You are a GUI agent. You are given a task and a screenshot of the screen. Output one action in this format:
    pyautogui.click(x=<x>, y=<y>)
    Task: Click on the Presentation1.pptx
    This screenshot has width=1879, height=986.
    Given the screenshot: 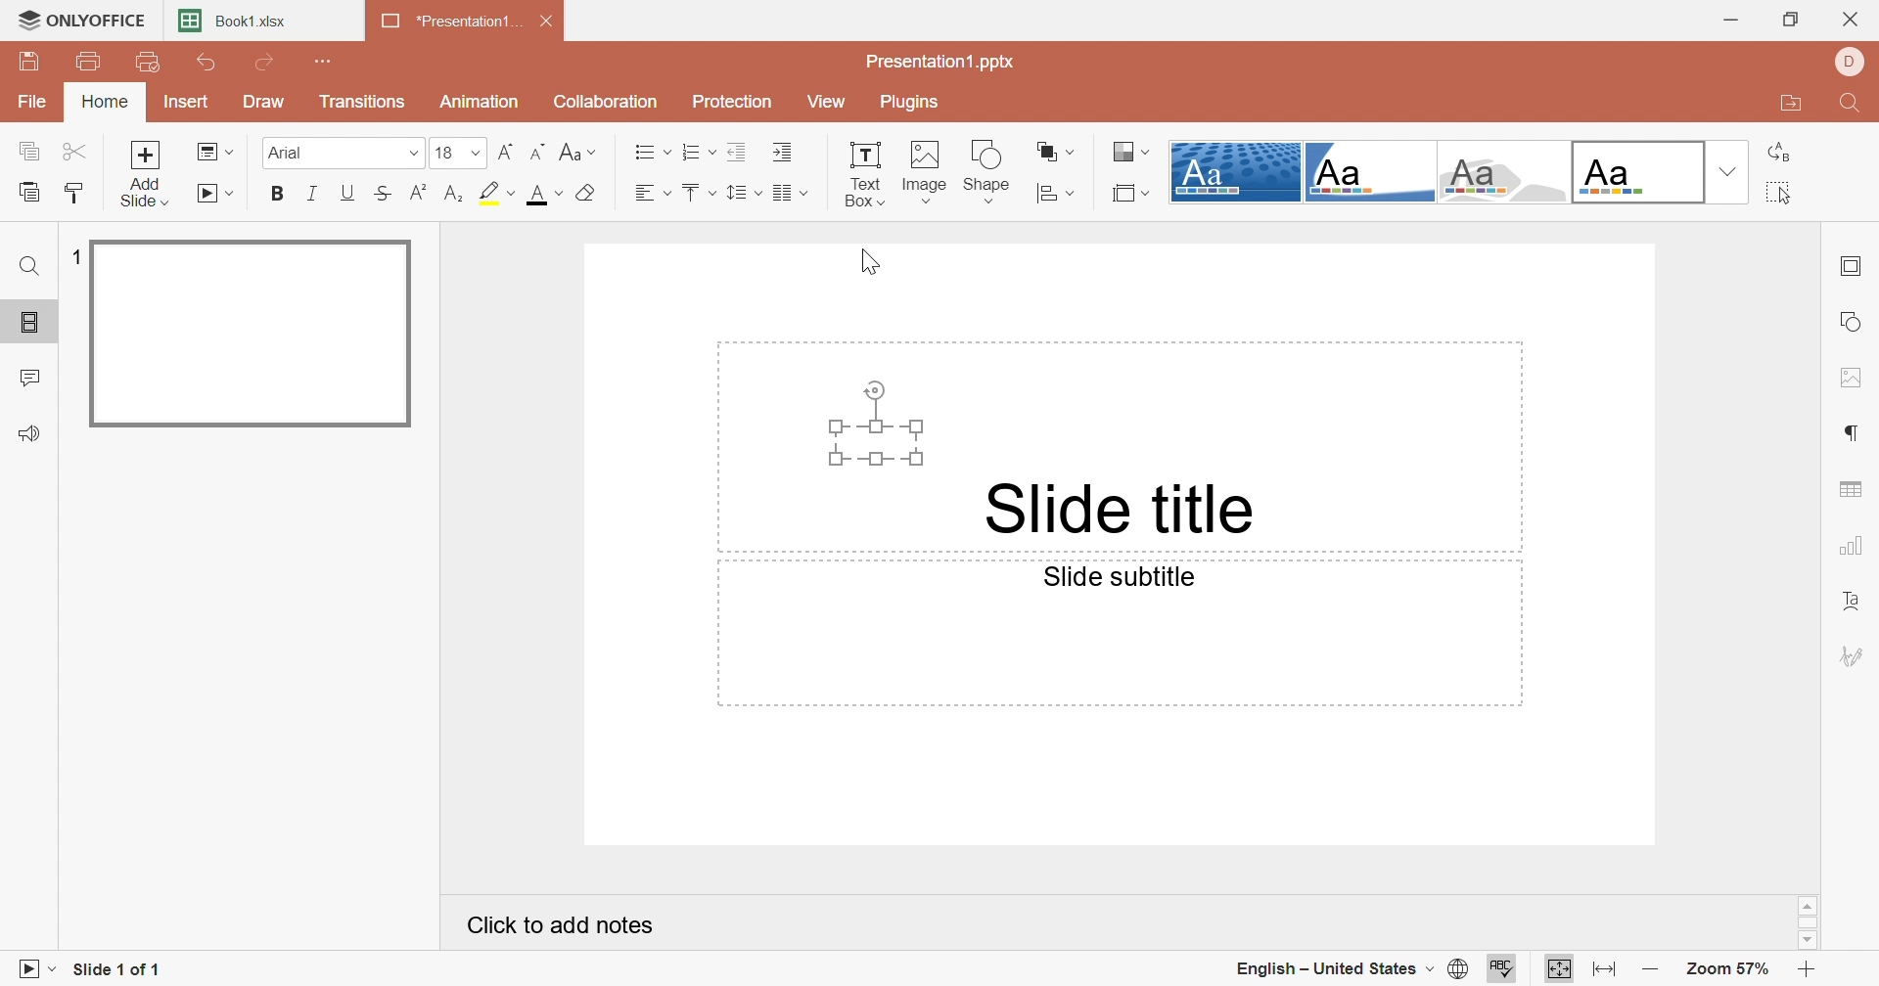 What is the action you would take?
    pyautogui.click(x=940, y=64)
    